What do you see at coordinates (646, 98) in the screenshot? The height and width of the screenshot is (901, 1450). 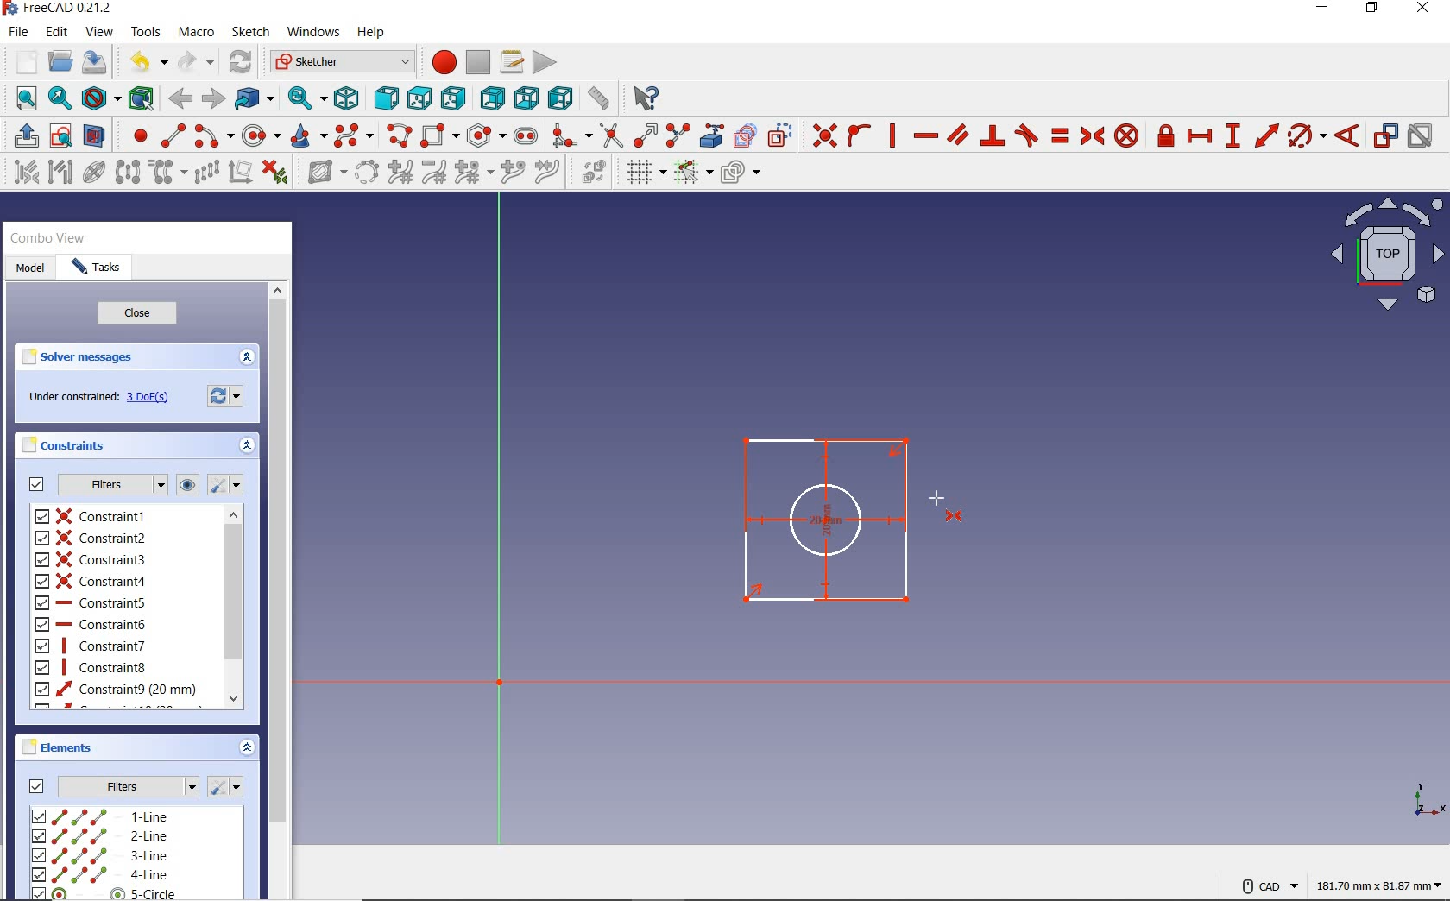 I see `what's this` at bounding box center [646, 98].